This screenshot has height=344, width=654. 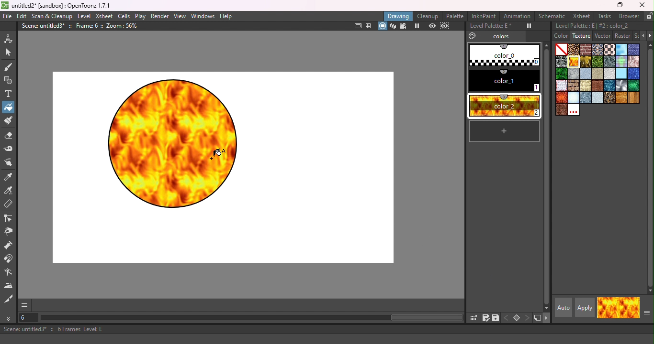 I want to click on papercrump.bmp, so click(x=609, y=73).